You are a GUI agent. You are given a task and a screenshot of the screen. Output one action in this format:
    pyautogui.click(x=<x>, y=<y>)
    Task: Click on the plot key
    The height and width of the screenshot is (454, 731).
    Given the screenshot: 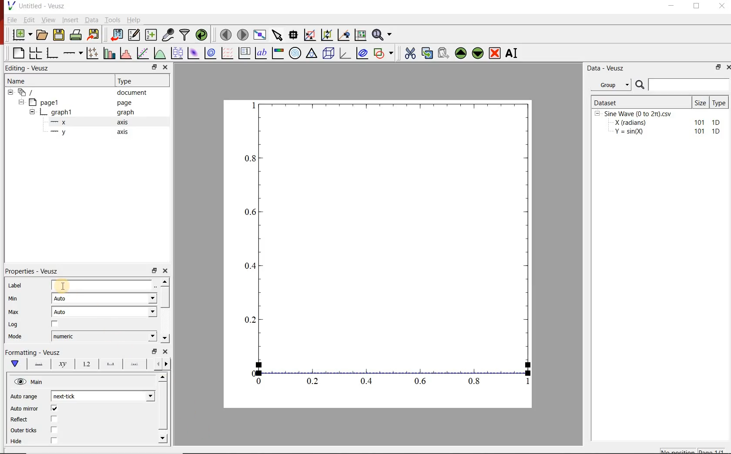 What is the action you would take?
    pyautogui.click(x=245, y=53)
    